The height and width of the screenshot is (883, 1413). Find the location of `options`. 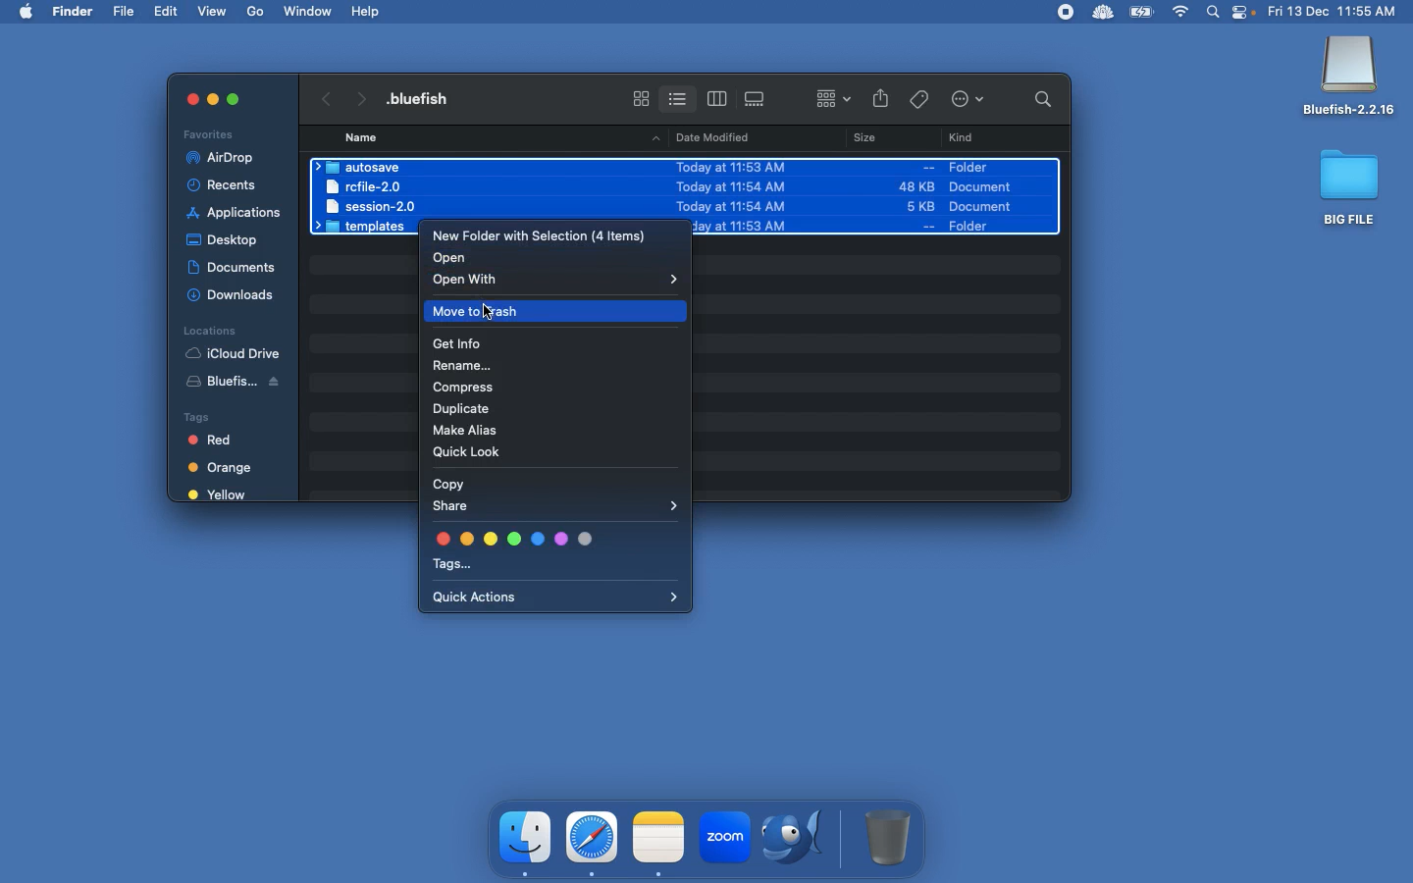

options is located at coordinates (971, 100).